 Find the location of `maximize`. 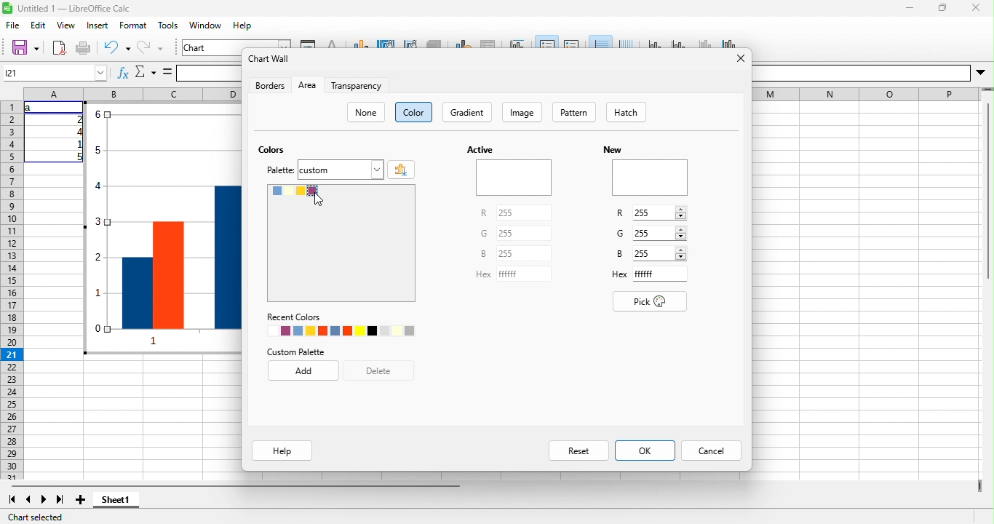

maximize is located at coordinates (943, 8).